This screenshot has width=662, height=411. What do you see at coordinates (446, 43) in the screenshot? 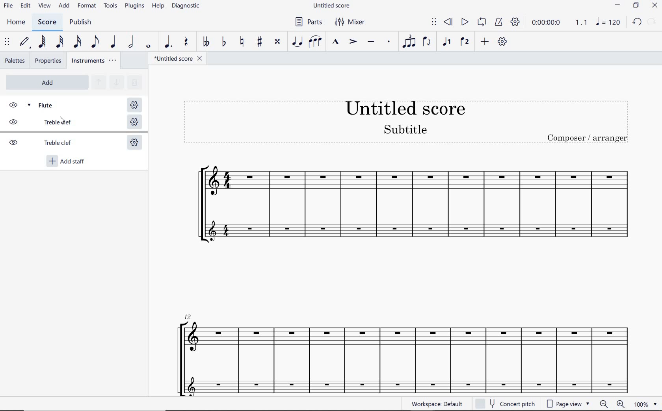
I see `VOICE 1` at bounding box center [446, 43].